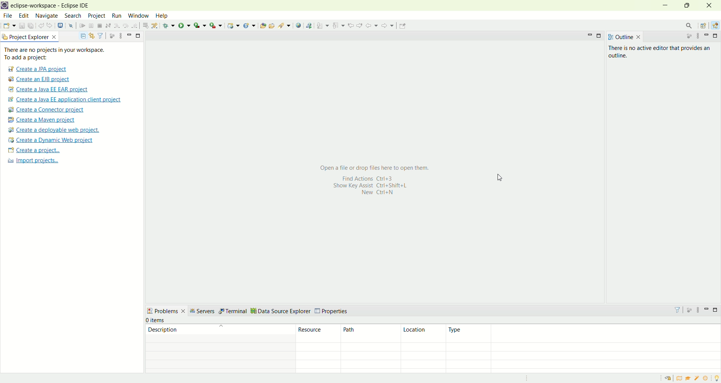 The width and height of the screenshot is (721, 383). I want to click on search, so click(284, 26).